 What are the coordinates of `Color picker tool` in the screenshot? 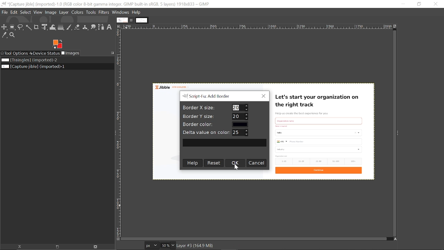 It's located at (5, 35).